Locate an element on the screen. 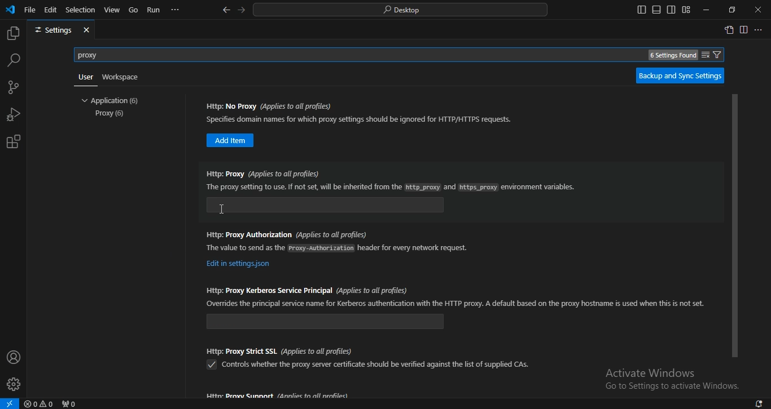 This screenshot has height=409, width=771. text is located at coordinates (651, 372).